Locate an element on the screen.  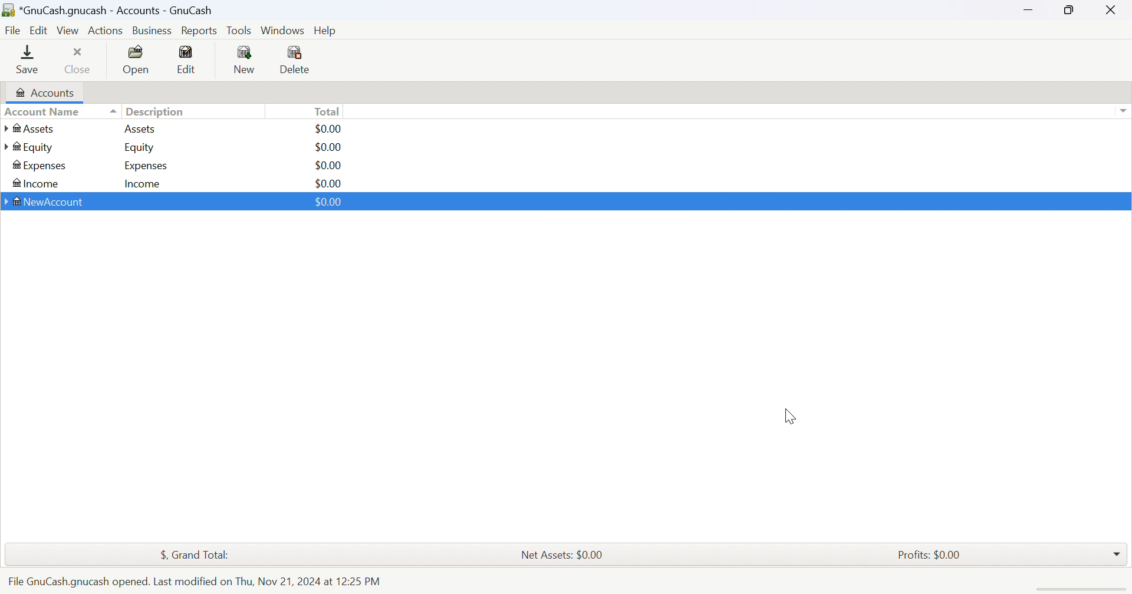
Assets is located at coordinates (36, 128).